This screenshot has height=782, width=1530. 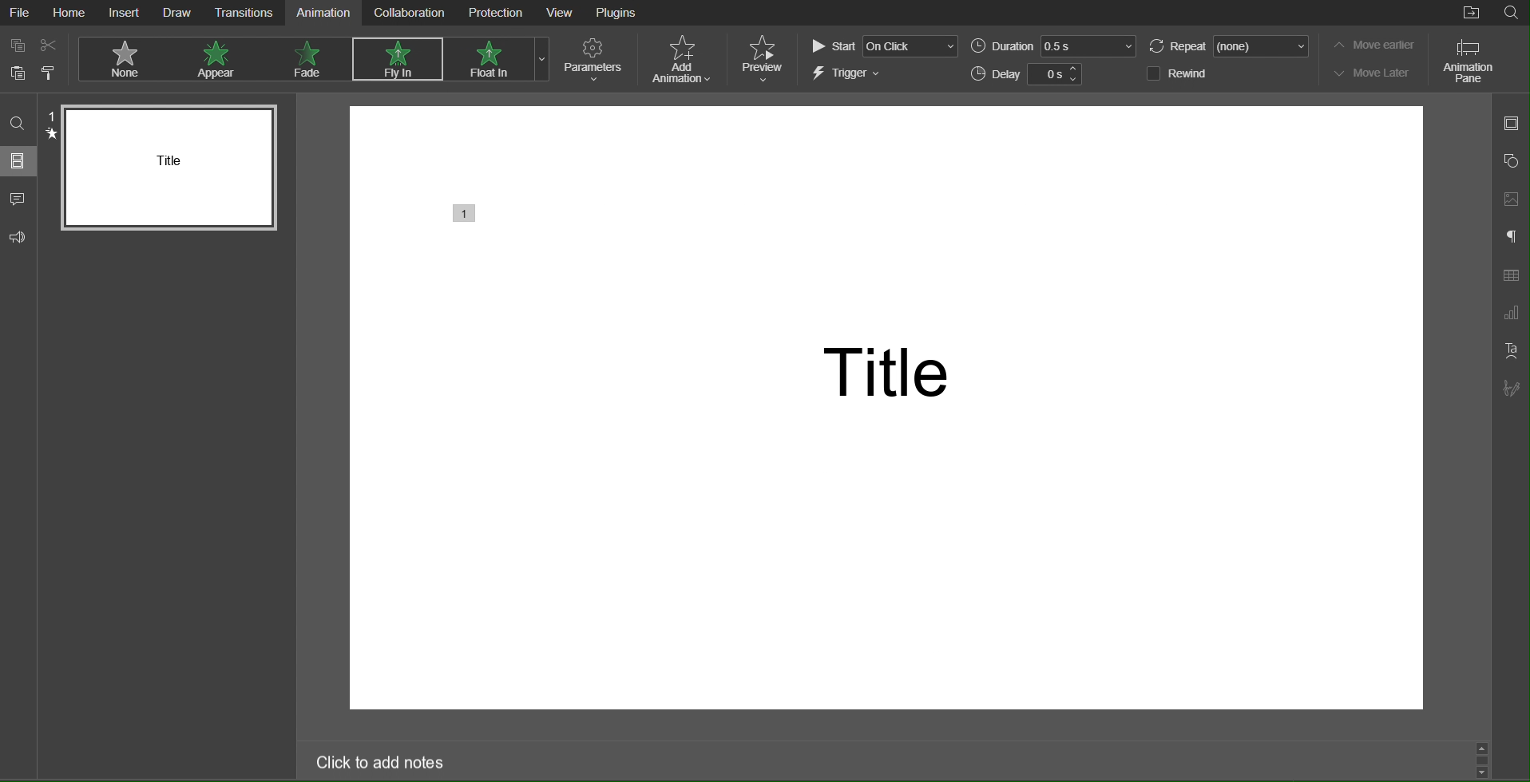 I want to click on Animation, so click(x=323, y=12).